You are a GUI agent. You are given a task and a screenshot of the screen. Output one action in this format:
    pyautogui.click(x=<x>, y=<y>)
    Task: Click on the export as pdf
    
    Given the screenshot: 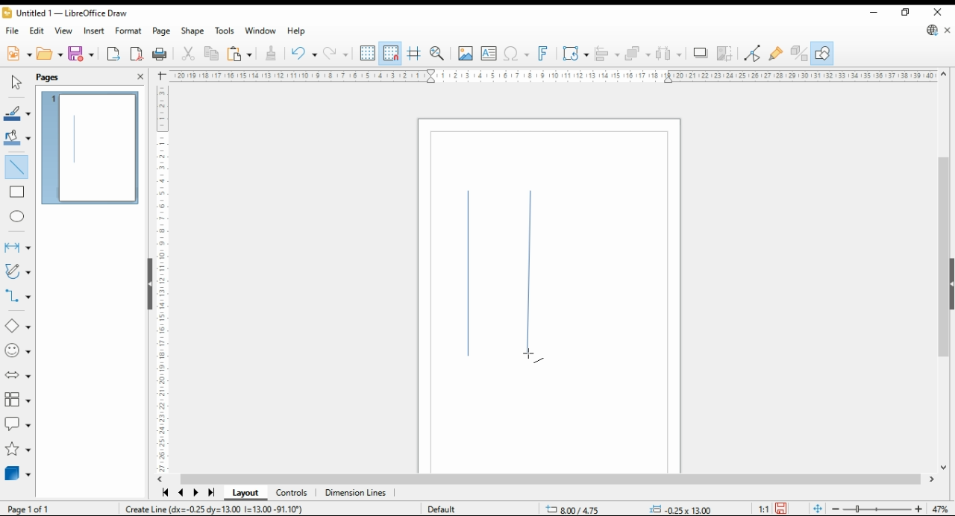 What is the action you would take?
    pyautogui.click(x=137, y=54)
    